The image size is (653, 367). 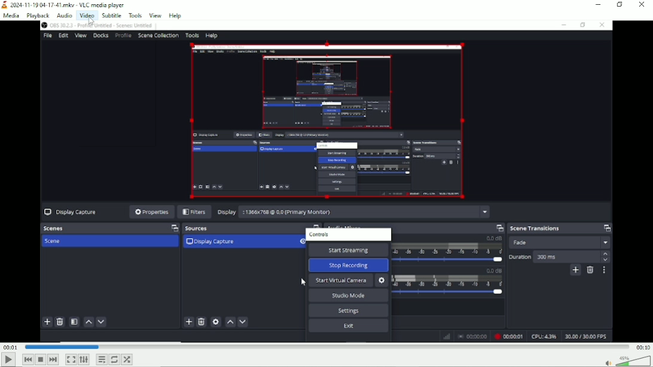 What do you see at coordinates (92, 22) in the screenshot?
I see `Cursor` at bounding box center [92, 22].